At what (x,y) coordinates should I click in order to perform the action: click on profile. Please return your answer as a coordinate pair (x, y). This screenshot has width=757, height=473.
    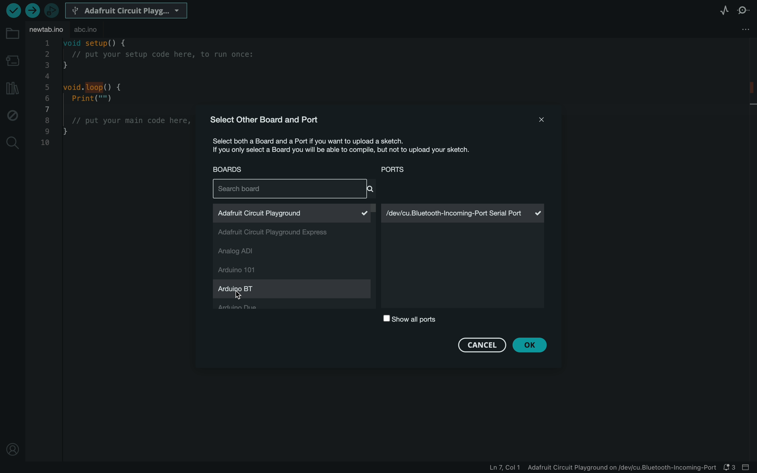
    Looking at the image, I should click on (14, 449).